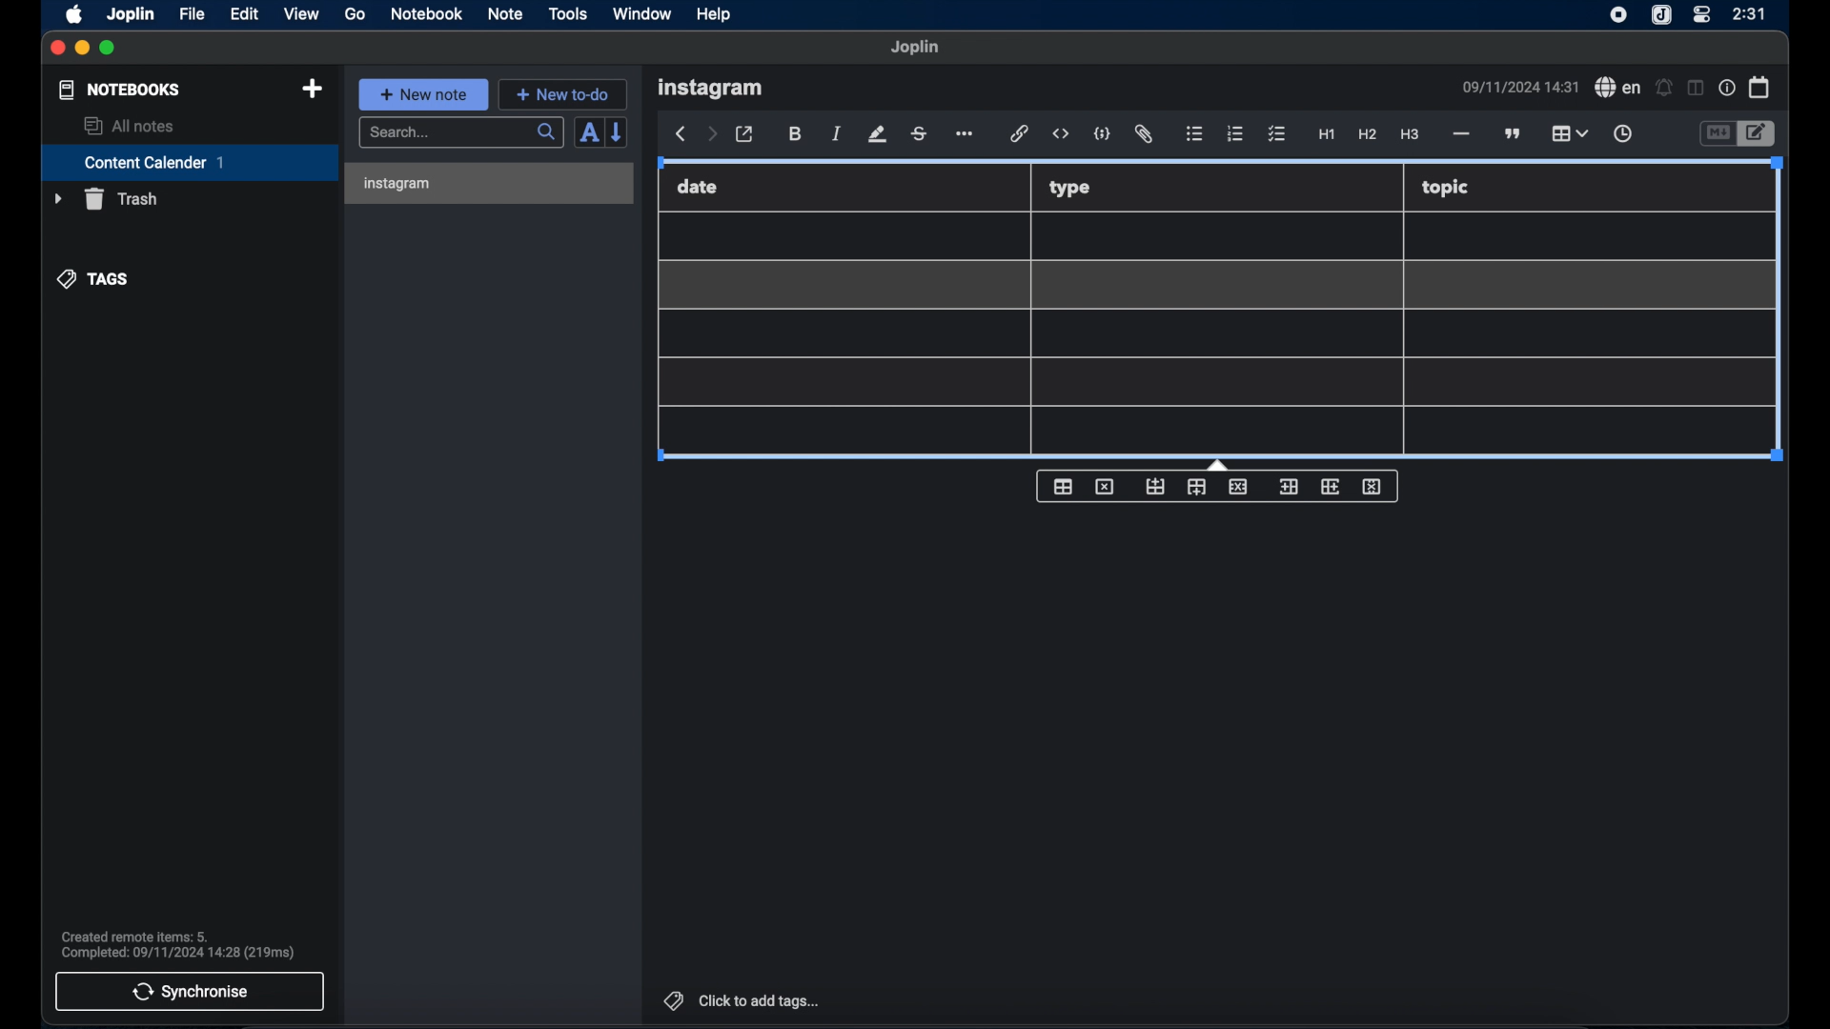  What do you see at coordinates (742, 1000) in the screenshot?
I see `click to add tags` at bounding box center [742, 1000].